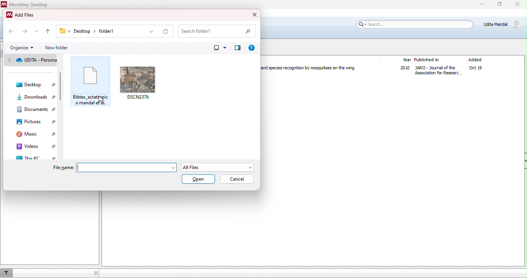 The height and width of the screenshot is (278, 527). What do you see at coordinates (96, 273) in the screenshot?
I see `dragging line` at bounding box center [96, 273].